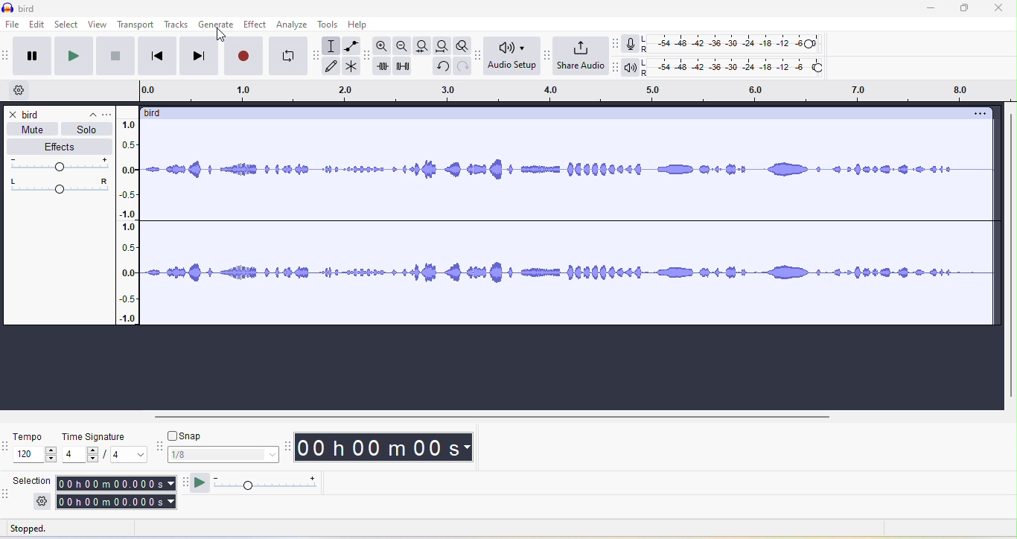 The width and height of the screenshot is (1017, 539). I want to click on help, so click(366, 26).